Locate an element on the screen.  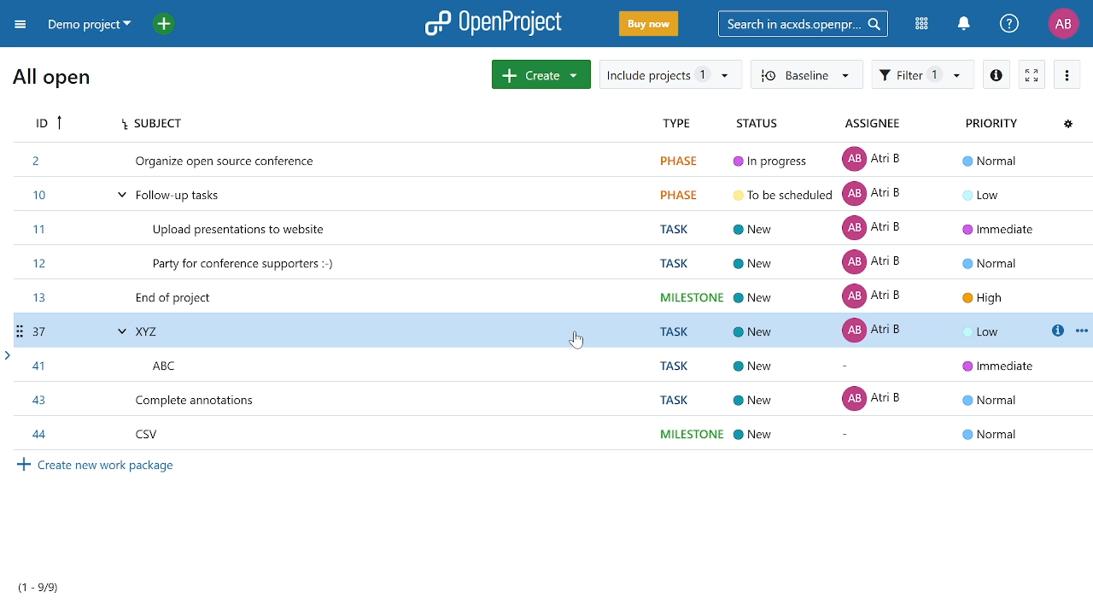
Filter is located at coordinates (923, 74).